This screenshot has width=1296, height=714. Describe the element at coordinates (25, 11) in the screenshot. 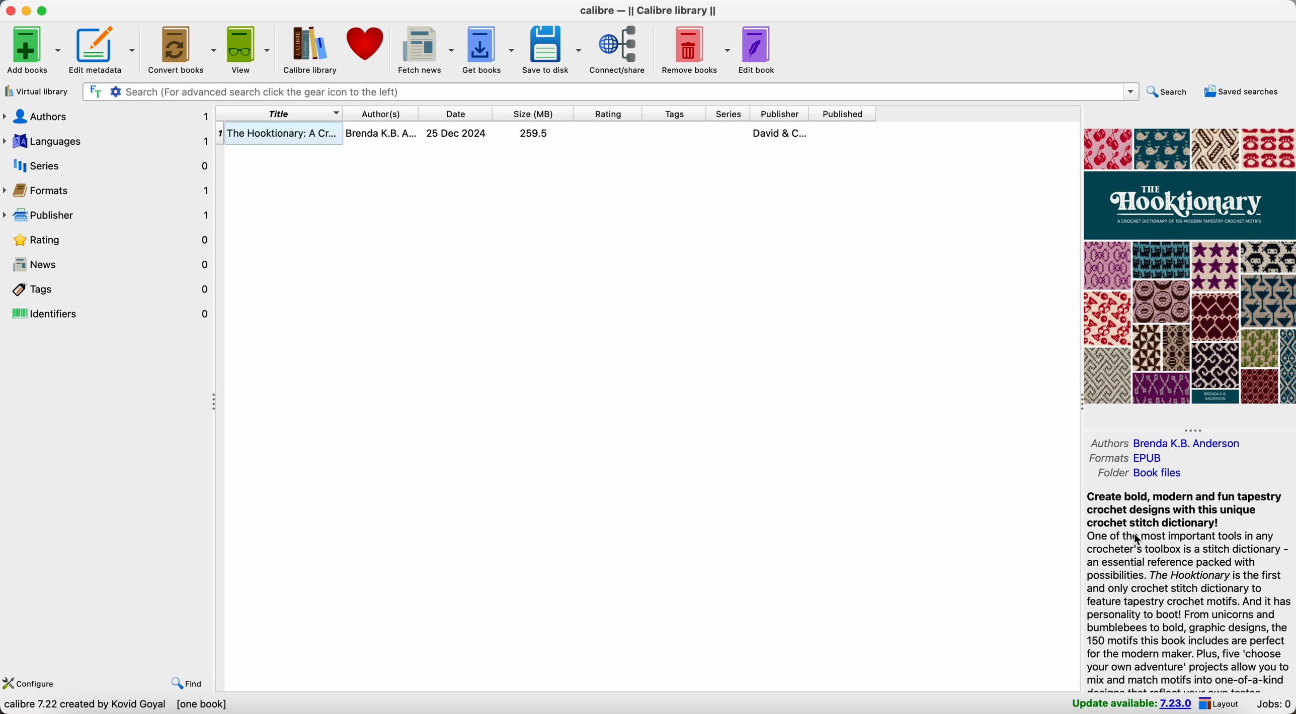

I see `minimize` at that location.